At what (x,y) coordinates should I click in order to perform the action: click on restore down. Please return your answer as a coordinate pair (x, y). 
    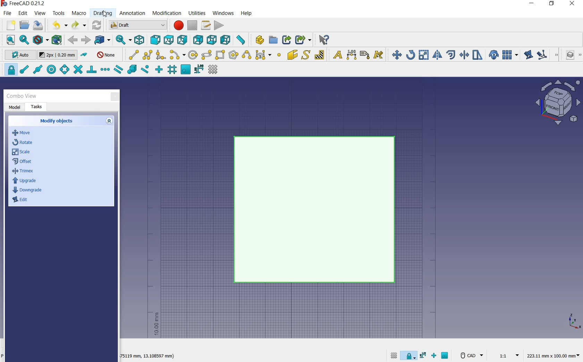
    Looking at the image, I should click on (552, 4).